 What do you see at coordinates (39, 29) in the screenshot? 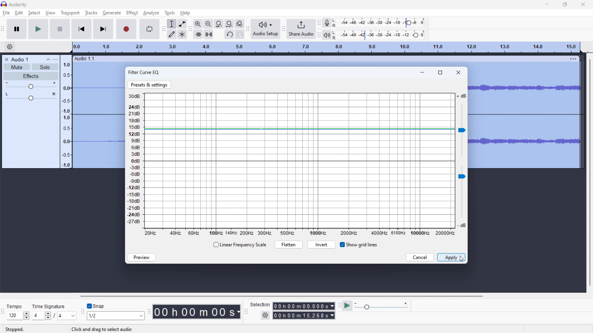
I see `play` at bounding box center [39, 29].